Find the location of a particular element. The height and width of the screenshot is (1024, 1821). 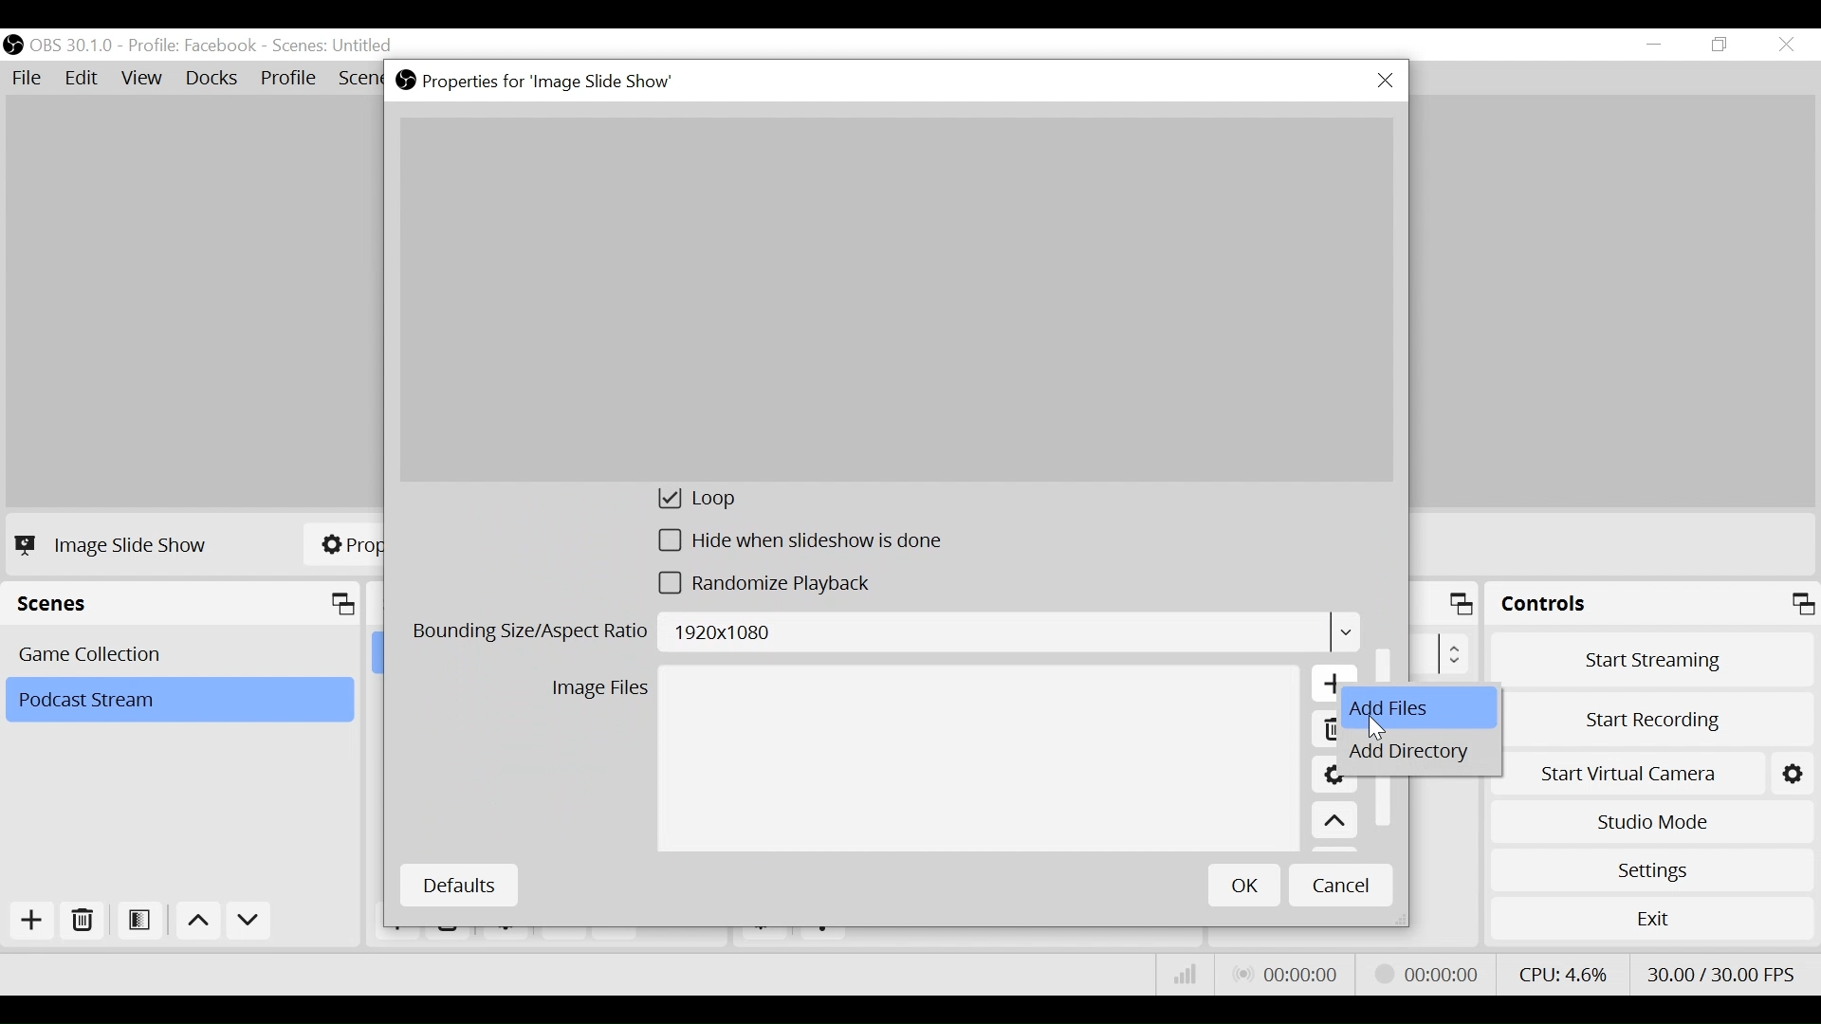

Move Down is located at coordinates (248, 923).